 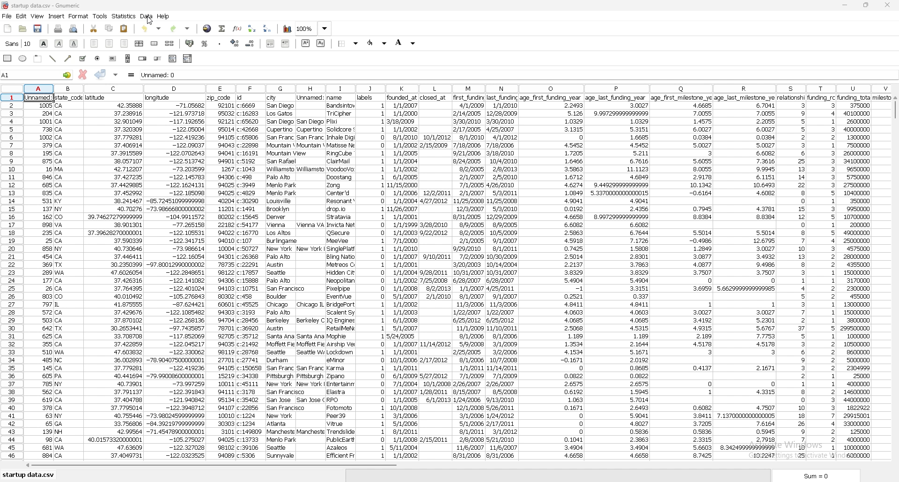 What do you see at coordinates (502, 276) in the screenshot?
I see `data` at bounding box center [502, 276].